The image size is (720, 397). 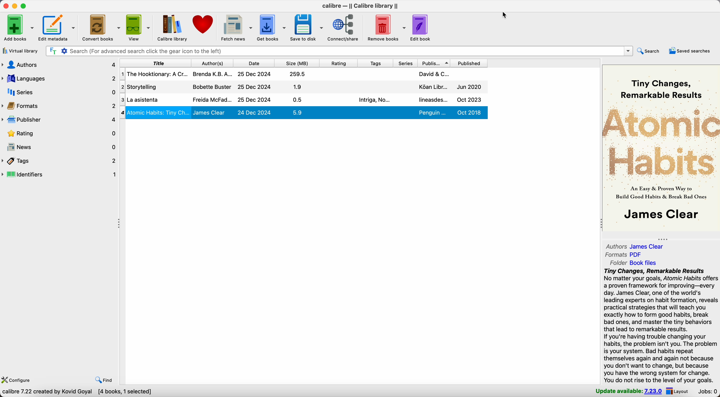 I want to click on la asistenta, so click(x=144, y=100).